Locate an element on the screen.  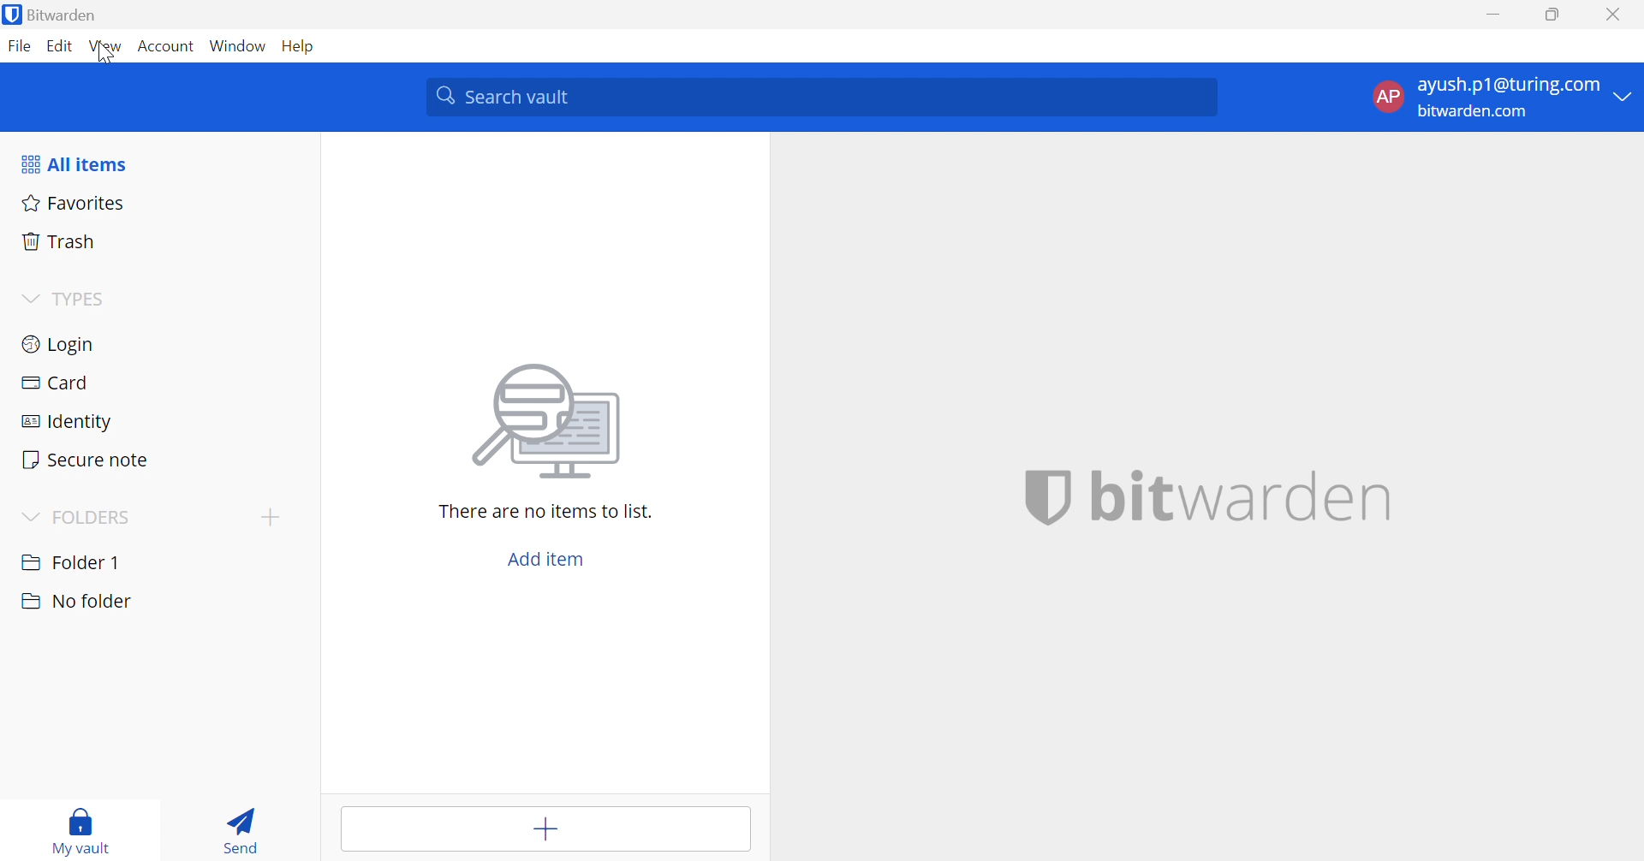
No folder is located at coordinates (76, 603).